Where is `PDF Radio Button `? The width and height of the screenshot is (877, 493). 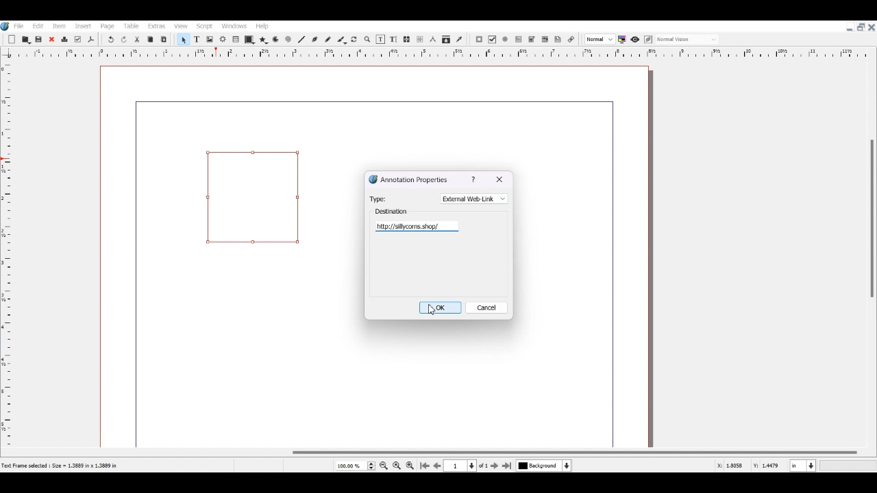
PDF Radio Button  is located at coordinates (506, 40).